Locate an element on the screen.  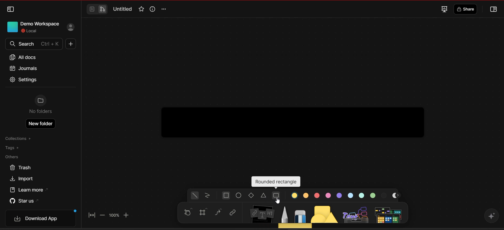
rounded rectangle is located at coordinates (276, 196).